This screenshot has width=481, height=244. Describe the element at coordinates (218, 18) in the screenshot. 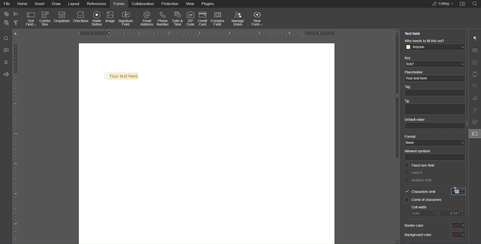

I see `Complex Field` at that location.